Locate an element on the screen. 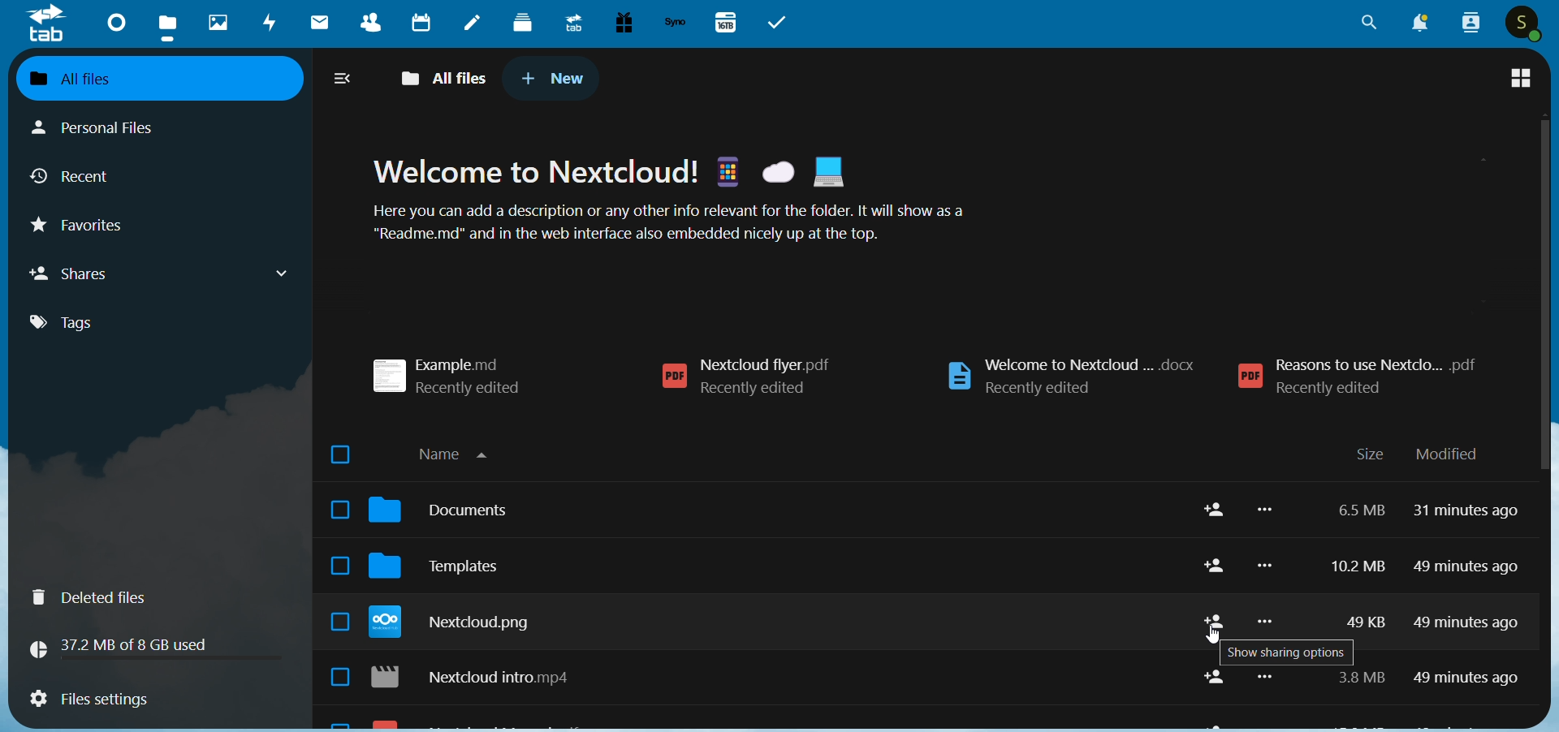 Image resolution: width=1559 pixels, height=732 pixels. activity is located at coordinates (271, 25).